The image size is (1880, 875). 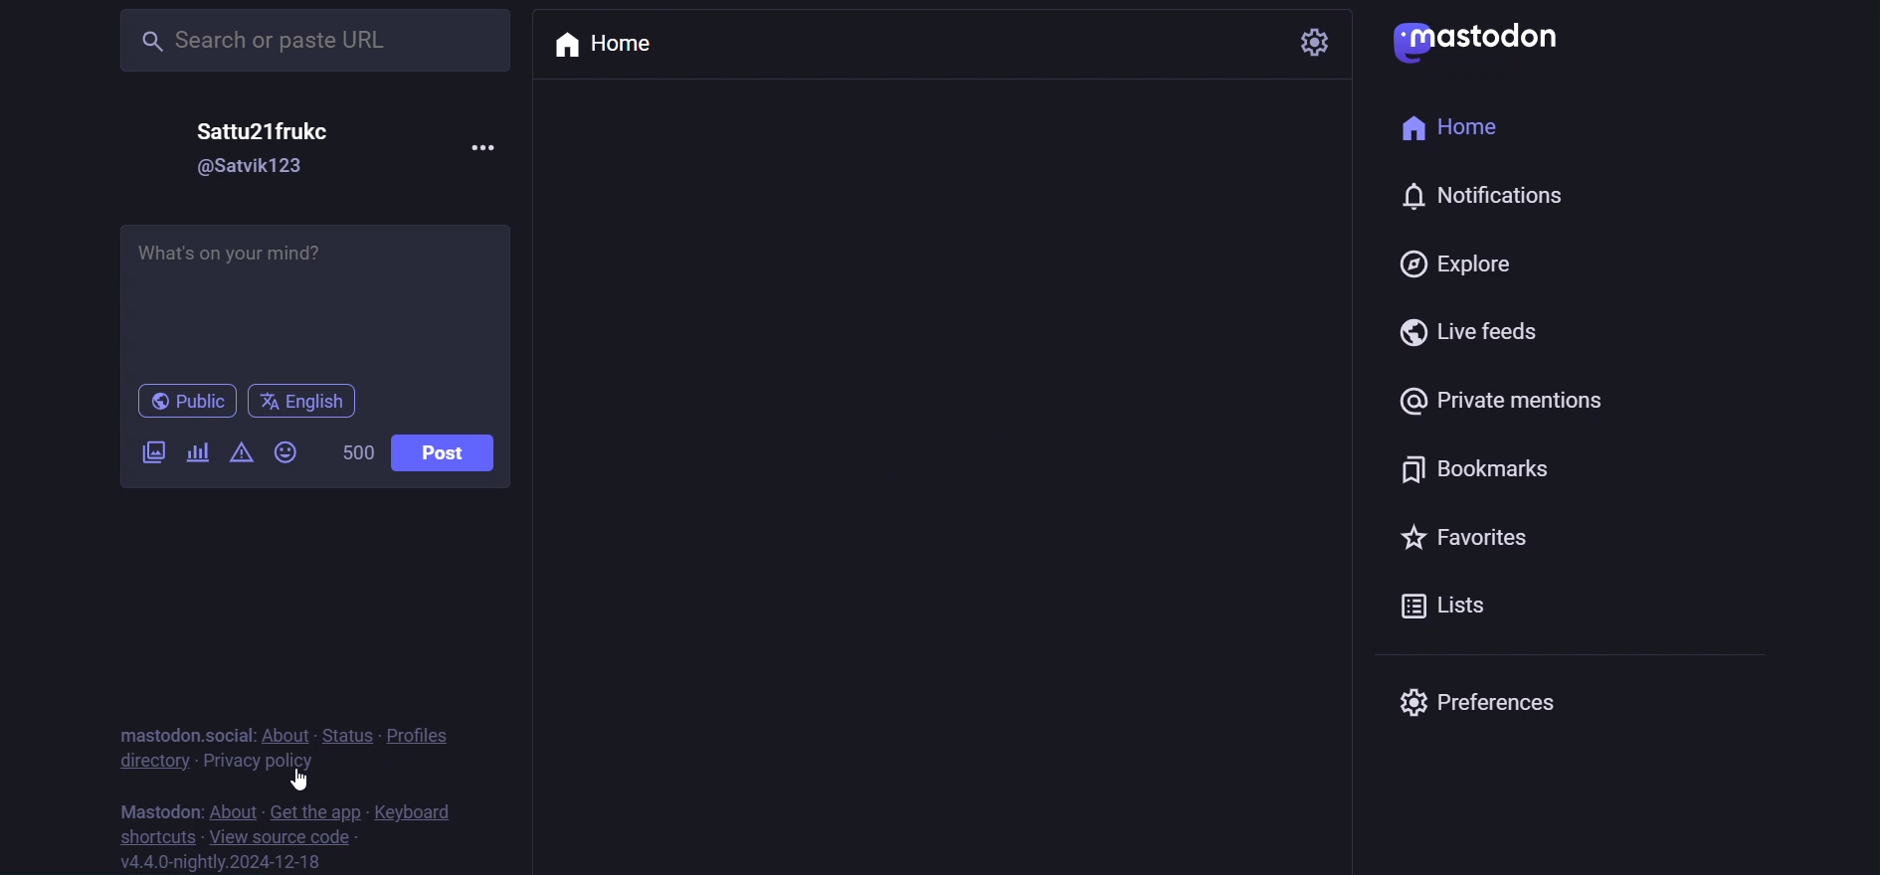 What do you see at coordinates (1446, 609) in the screenshot?
I see `lists` at bounding box center [1446, 609].